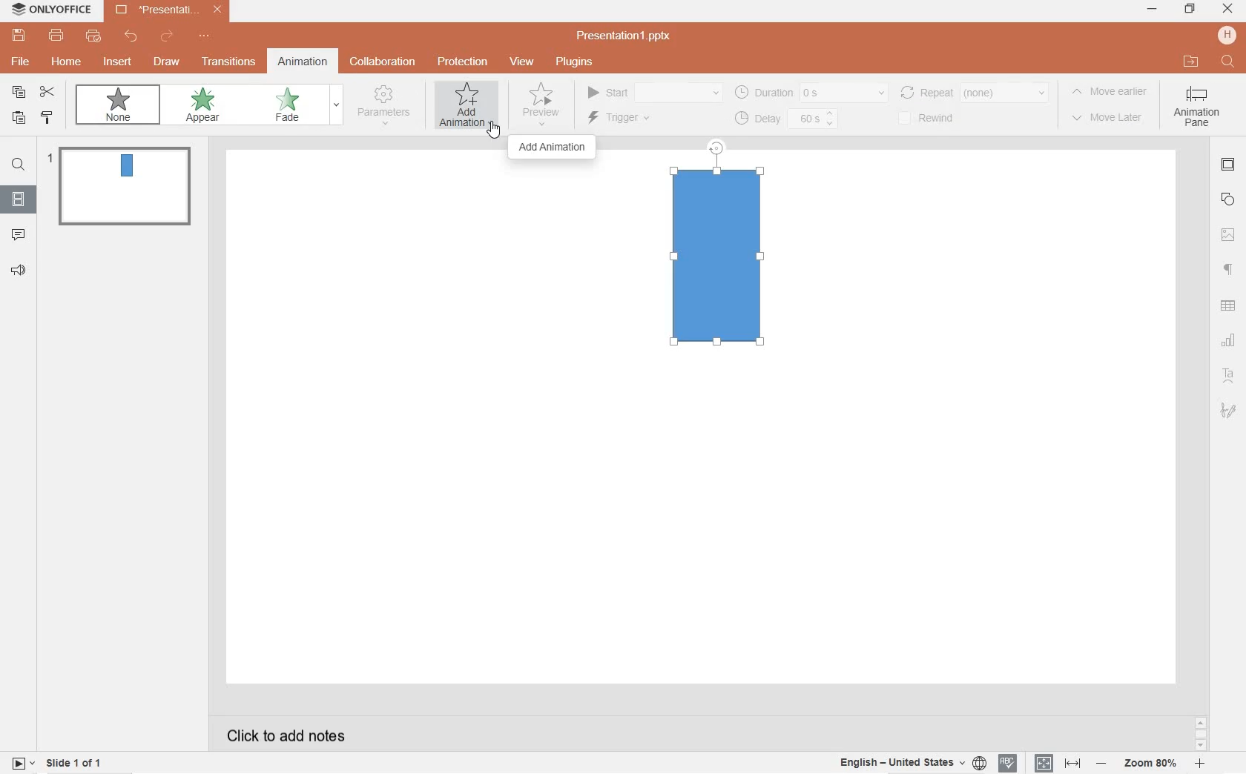  I want to click on FIND, so click(1229, 62).